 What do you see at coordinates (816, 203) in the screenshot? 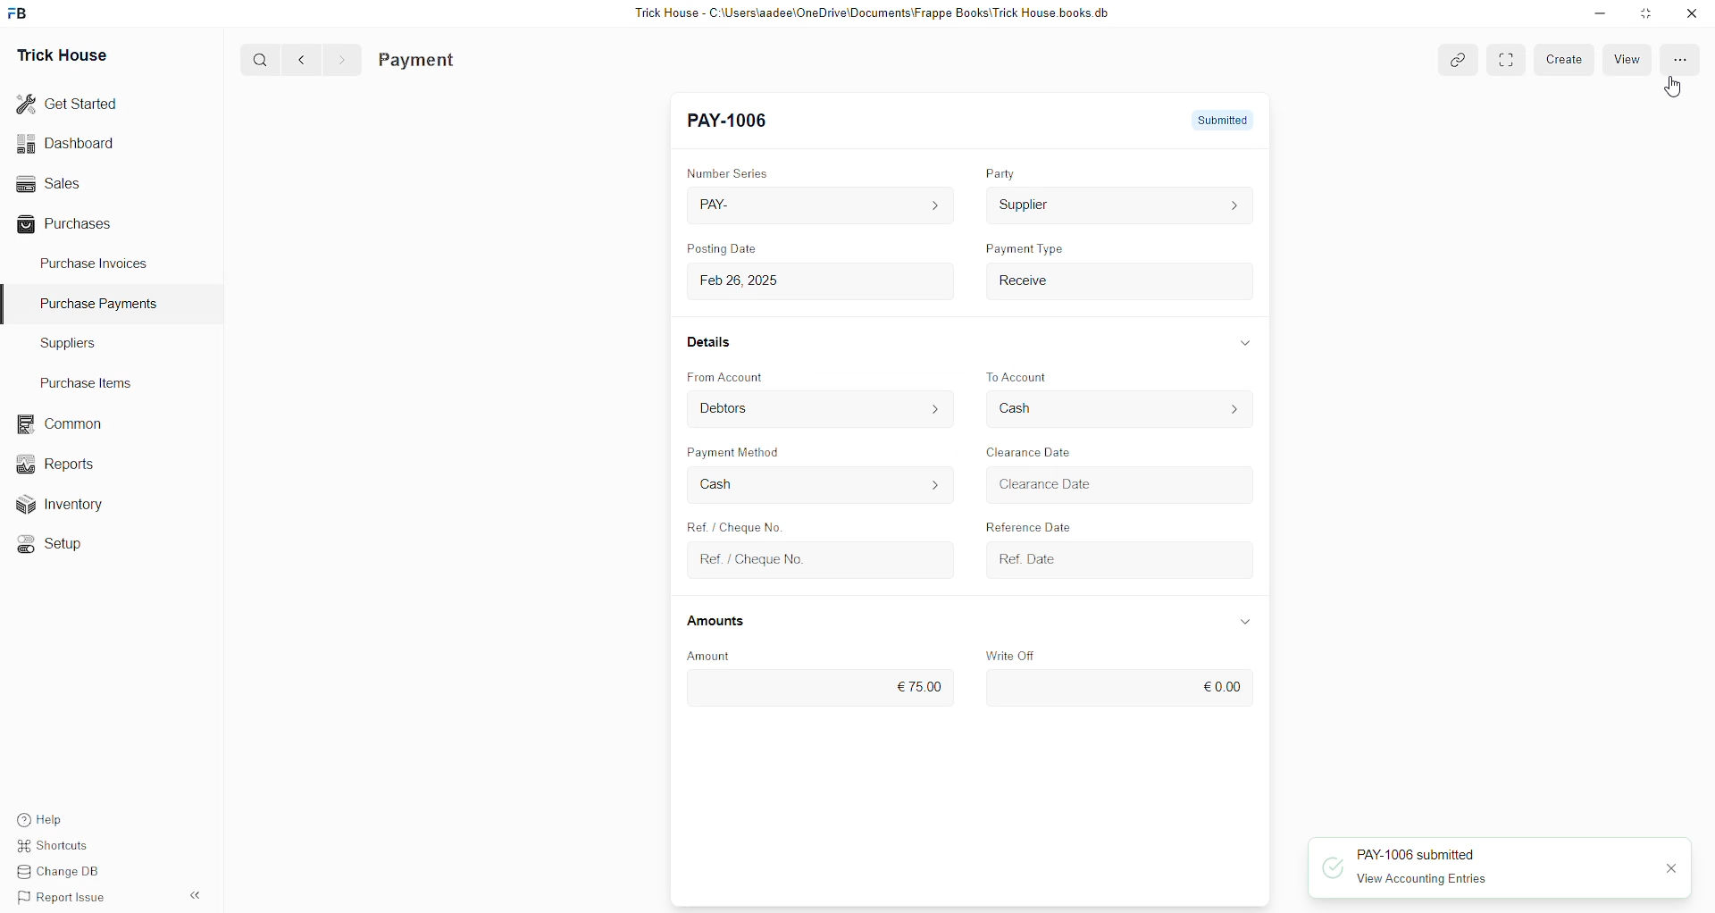
I see `PAY-` at bounding box center [816, 203].